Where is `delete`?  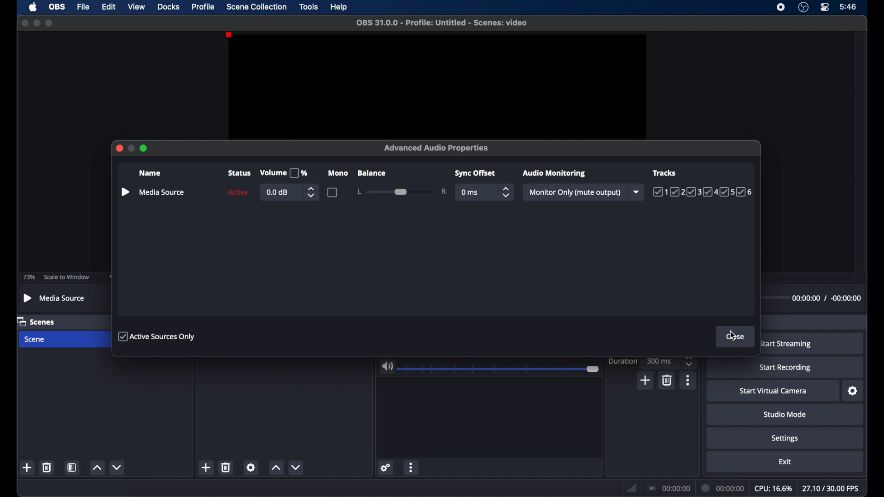
delete is located at coordinates (666, 380).